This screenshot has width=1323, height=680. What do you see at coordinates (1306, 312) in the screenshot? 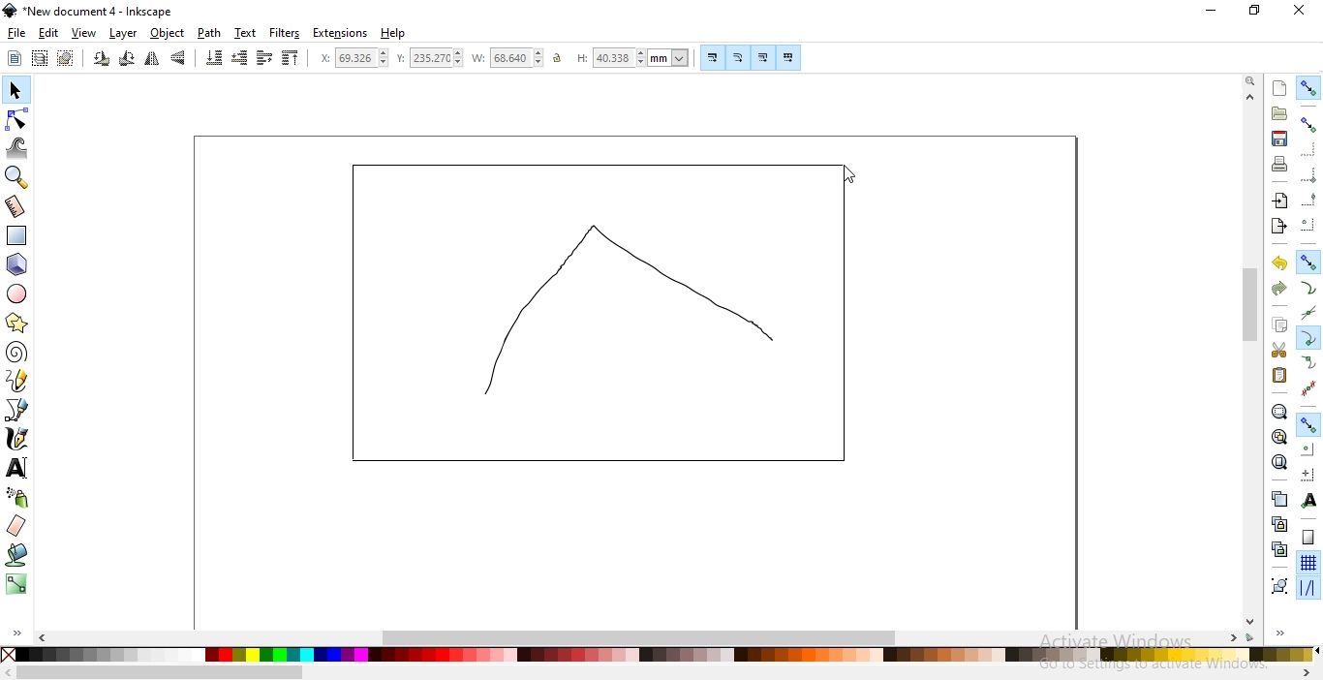
I see `snap to path intersections` at bounding box center [1306, 312].